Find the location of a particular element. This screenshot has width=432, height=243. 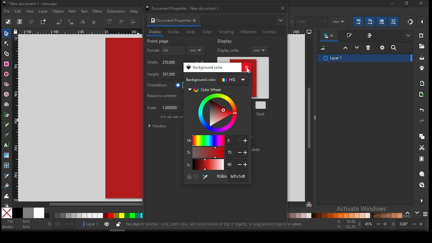

page format is located at coordinates (165, 51).